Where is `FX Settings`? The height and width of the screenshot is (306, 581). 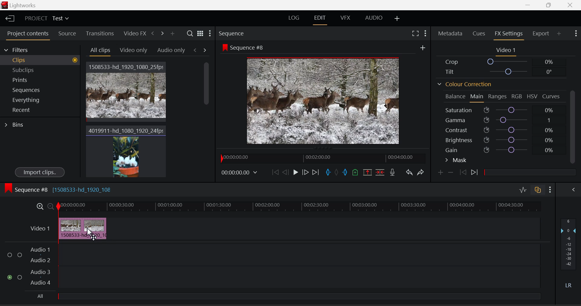 FX Settings is located at coordinates (507, 34).